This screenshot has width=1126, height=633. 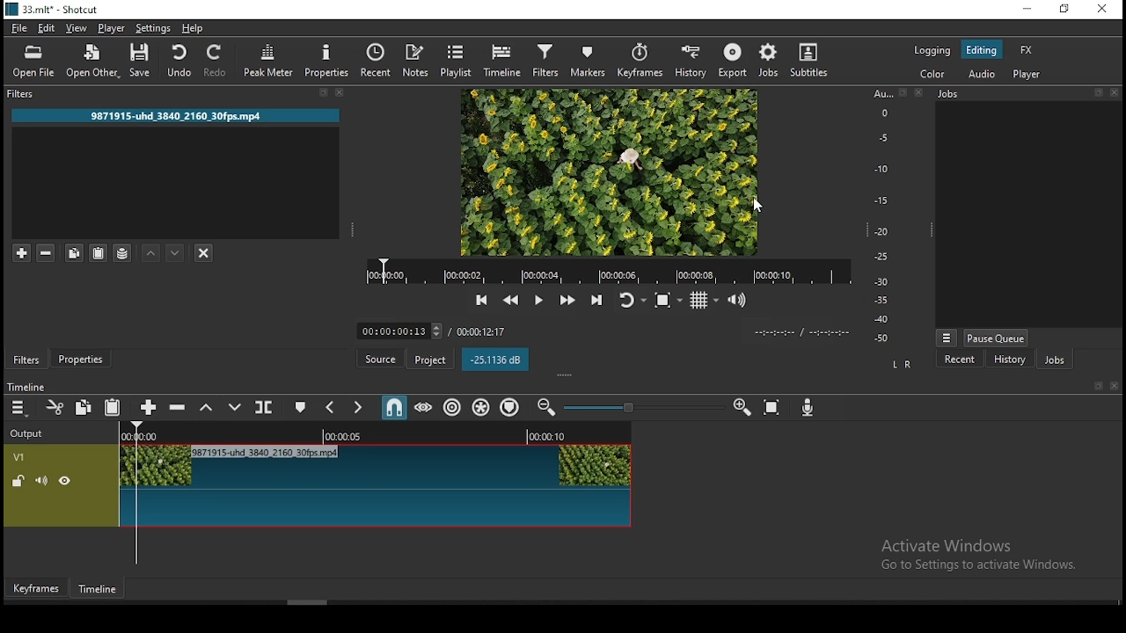 I want to click on toggle zoom, so click(x=667, y=302).